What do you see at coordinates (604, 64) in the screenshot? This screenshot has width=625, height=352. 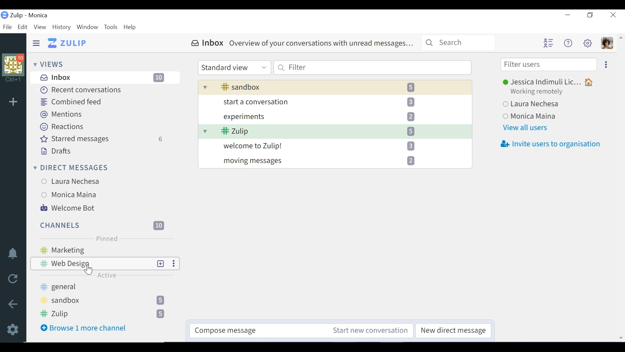 I see `Ellipsis` at bounding box center [604, 64].